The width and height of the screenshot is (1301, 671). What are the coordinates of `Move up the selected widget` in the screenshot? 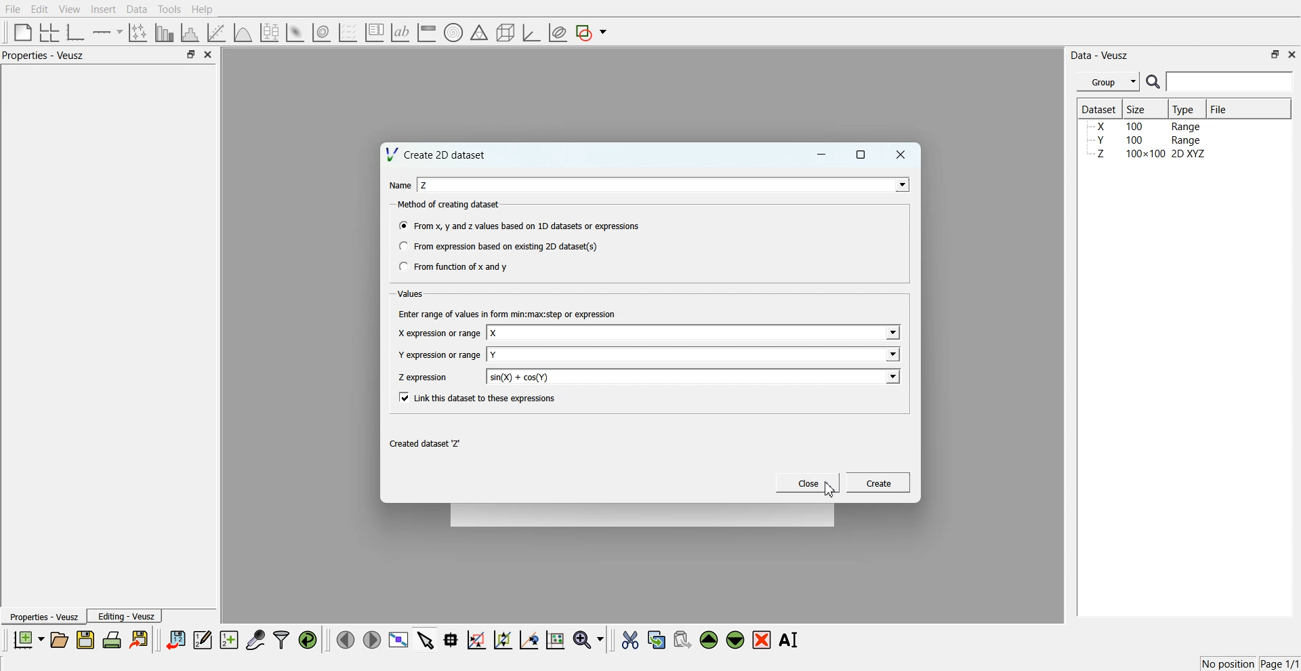 It's located at (709, 640).